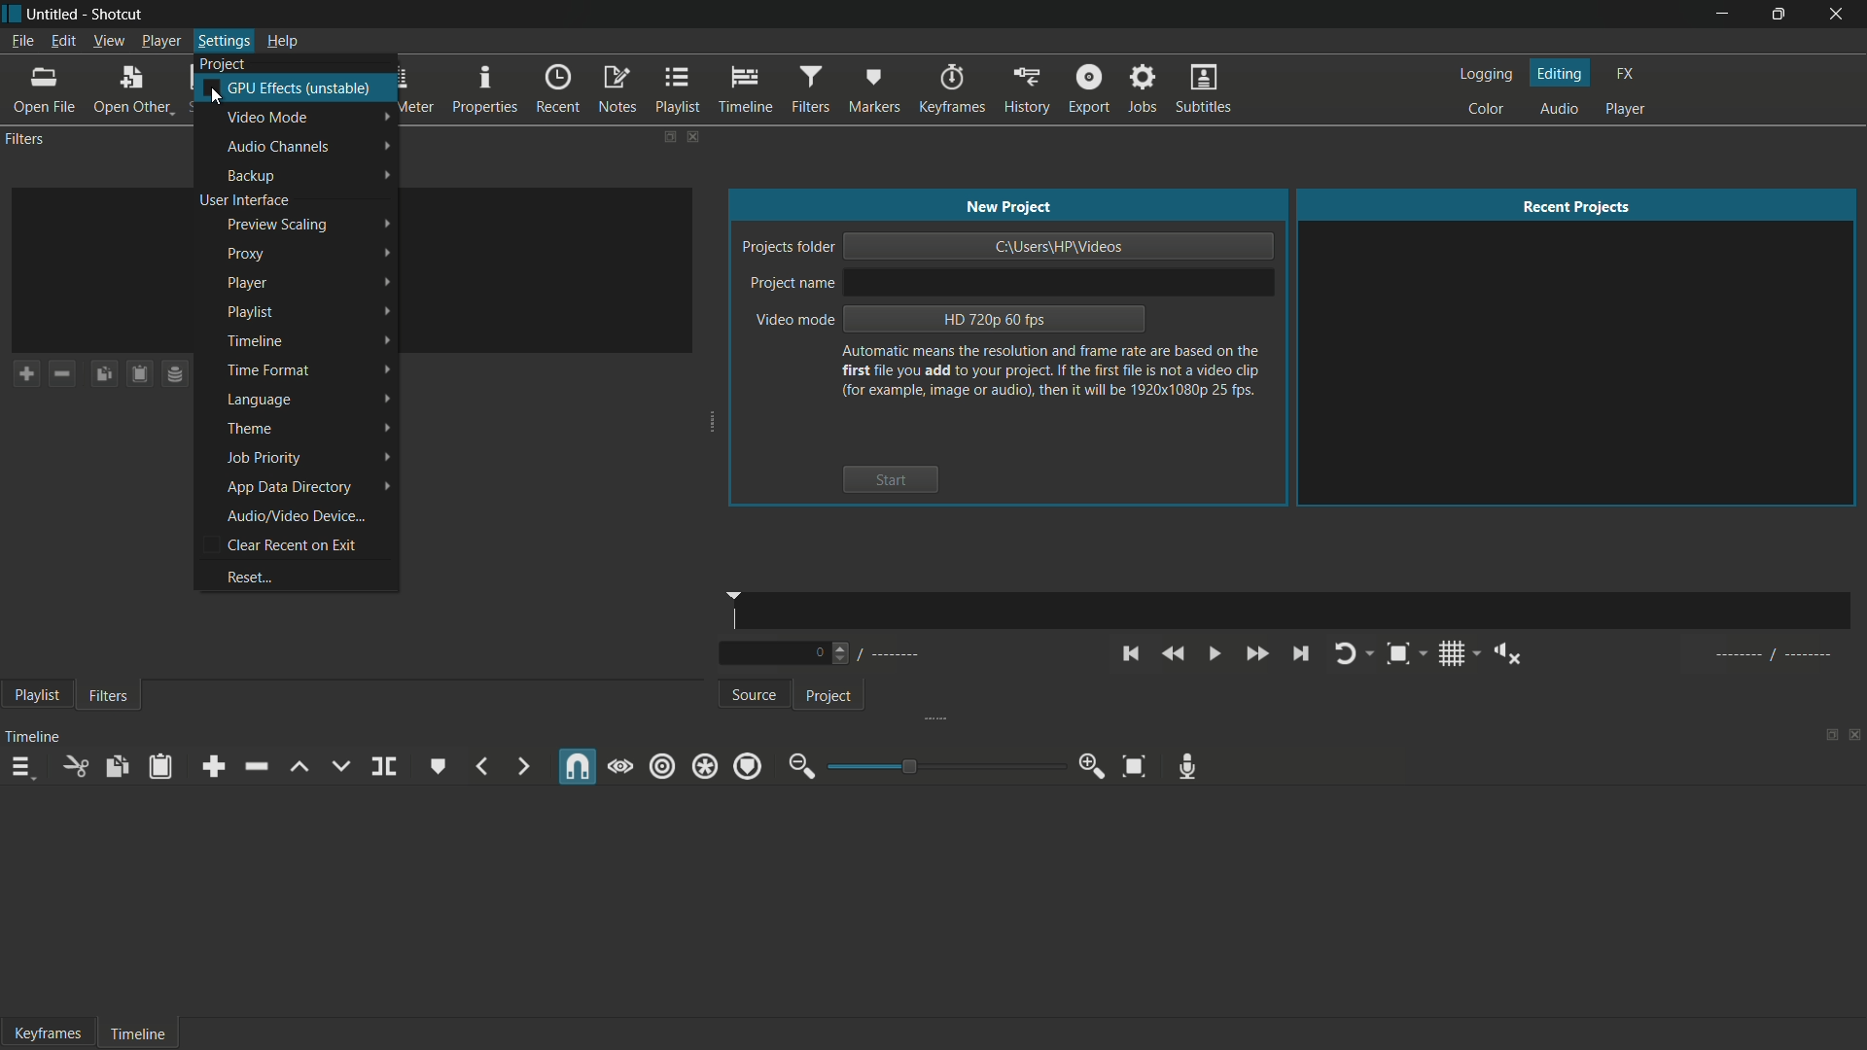  What do you see at coordinates (253, 312) in the screenshot?
I see `playlist` at bounding box center [253, 312].